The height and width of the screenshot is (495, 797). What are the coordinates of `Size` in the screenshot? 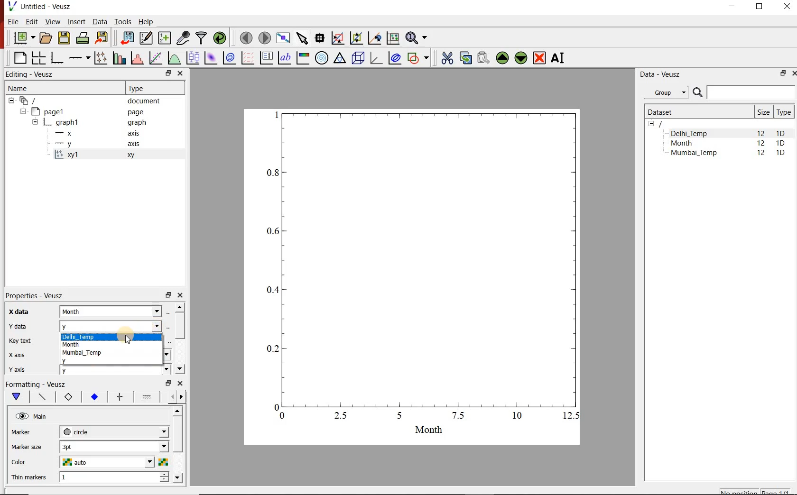 It's located at (763, 112).